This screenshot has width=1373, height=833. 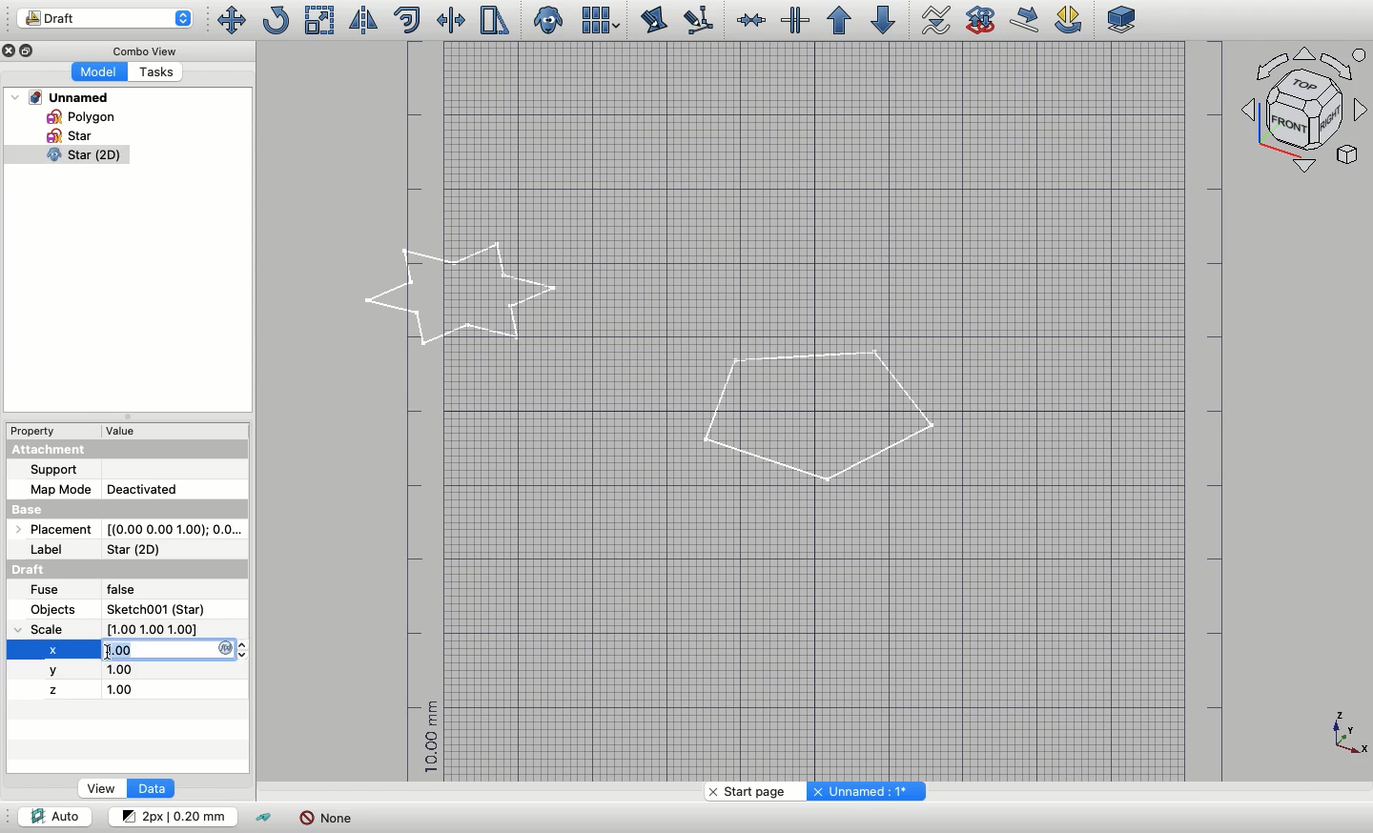 What do you see at coordinates (54, 815) in the screenshot?
I see `Auto` at bounding box center [54, 815].